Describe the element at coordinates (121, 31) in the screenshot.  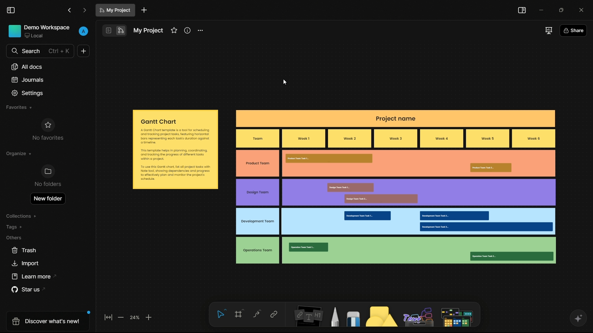
I see `edgeless mode` at that location.